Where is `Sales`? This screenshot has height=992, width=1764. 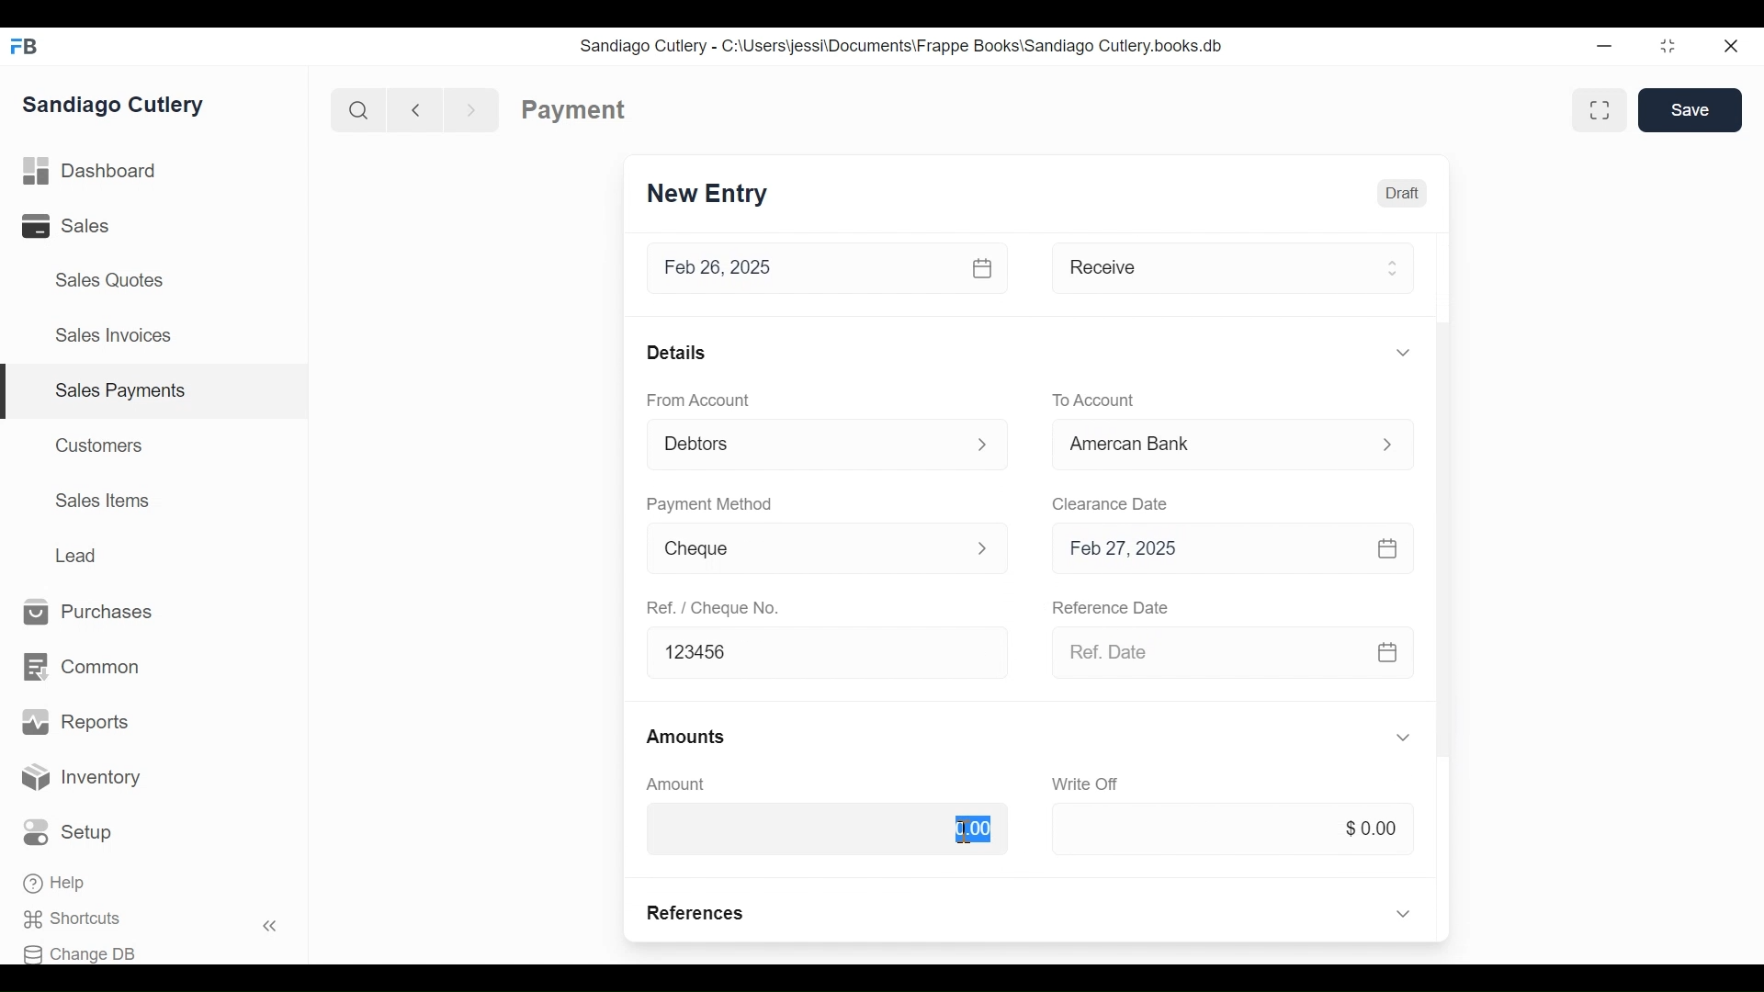
Sales is located at coordinates (79, 226).